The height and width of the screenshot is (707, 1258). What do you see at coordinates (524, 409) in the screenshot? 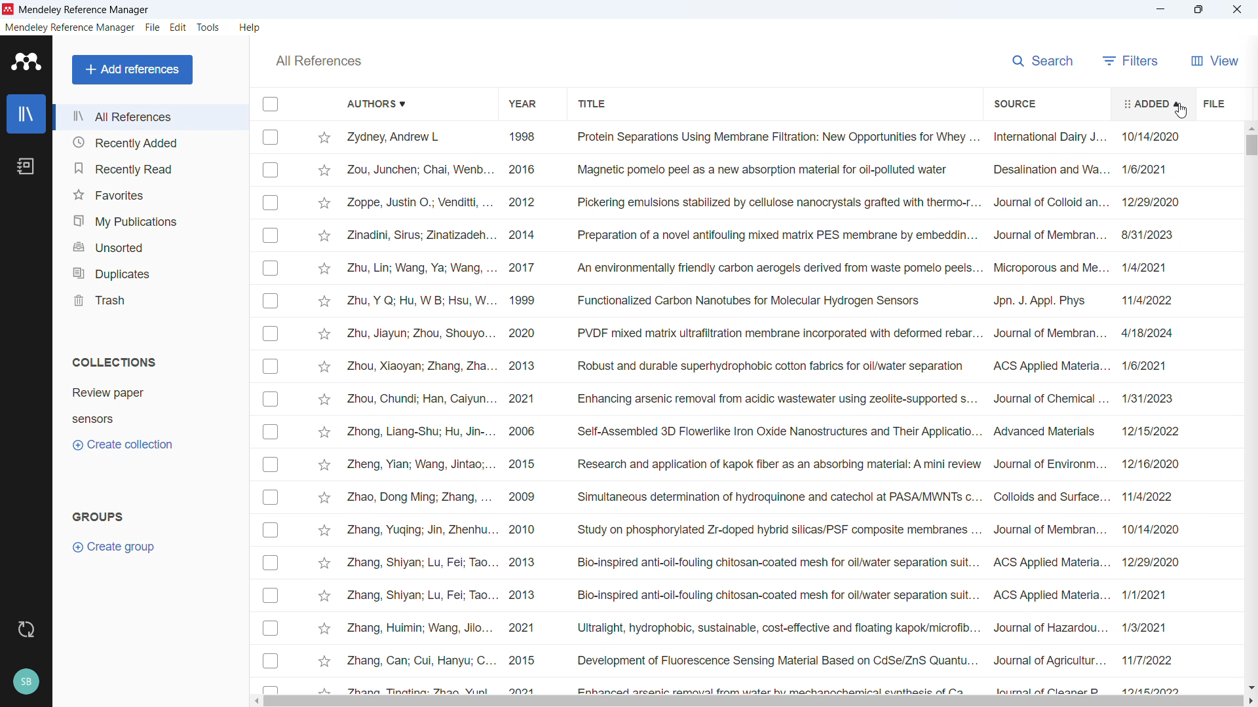
I see `year of publication for individual entries ` at bounding box center [524, 409].